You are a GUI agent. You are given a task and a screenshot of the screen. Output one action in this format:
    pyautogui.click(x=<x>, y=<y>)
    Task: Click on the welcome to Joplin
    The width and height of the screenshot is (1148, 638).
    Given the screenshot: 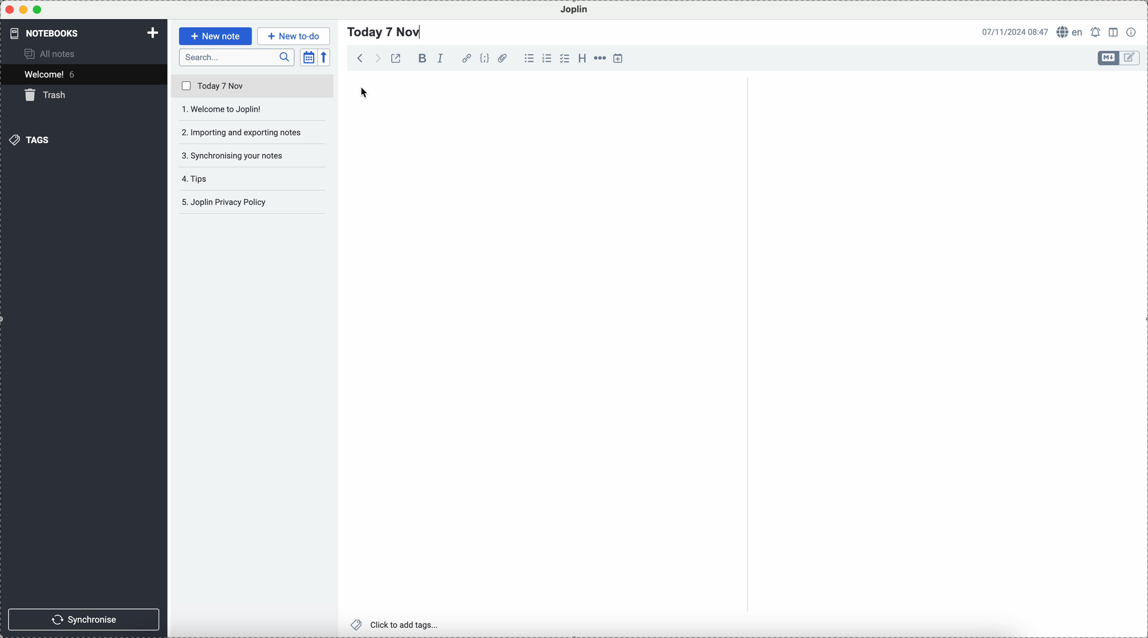 What is the action you would take?
    pyautogui.click(x=252, y=110)
    